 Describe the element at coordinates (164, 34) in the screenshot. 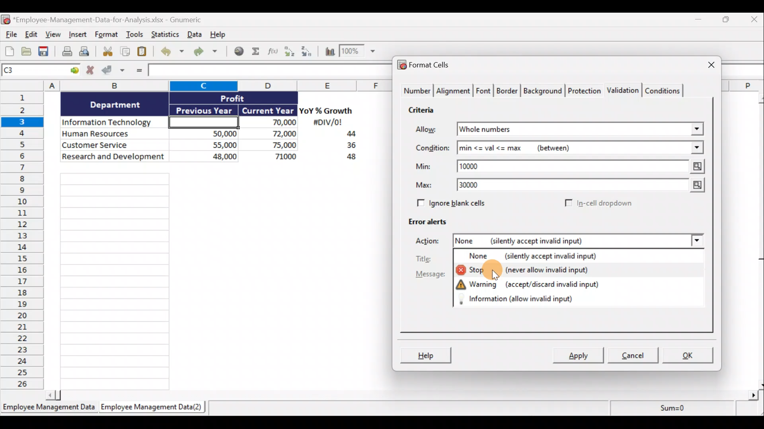

I see `Statistics` at that location.